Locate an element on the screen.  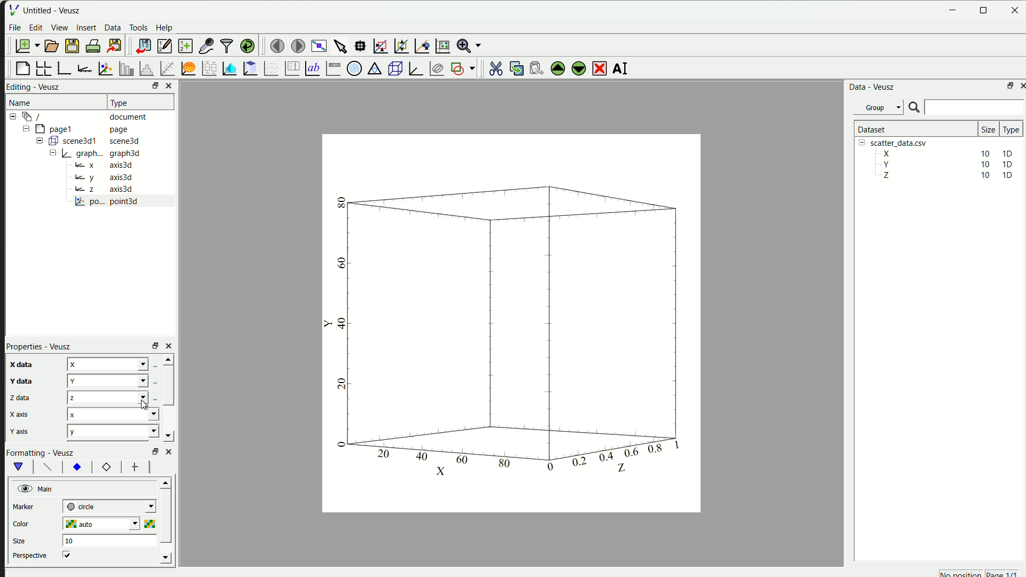
| Type is located at coordinates (121, 102).